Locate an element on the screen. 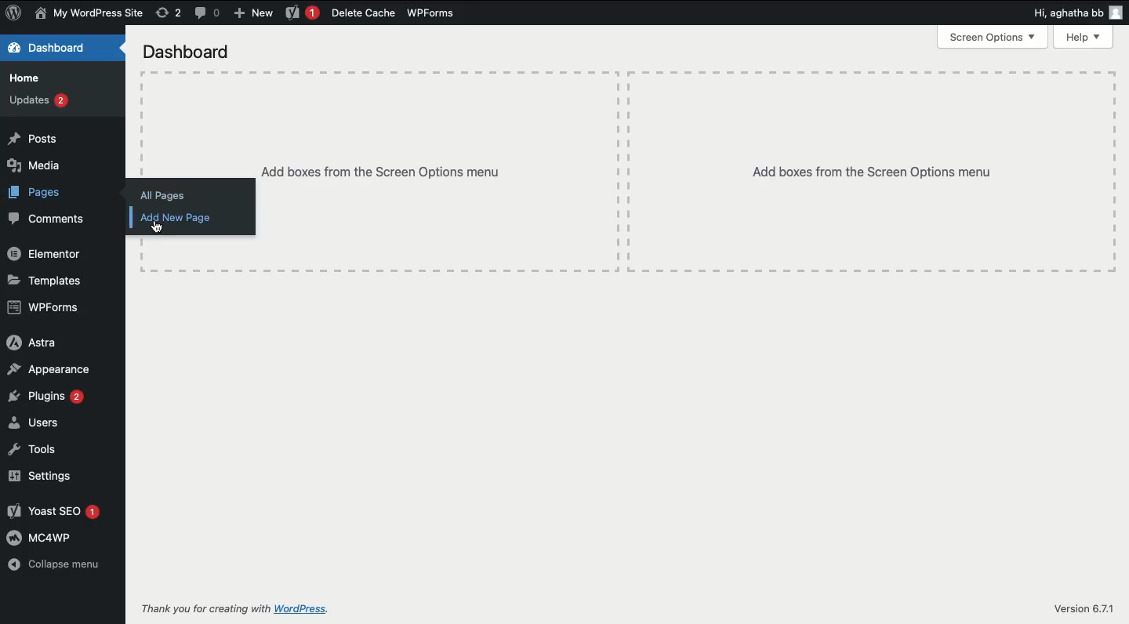 This screenshot has height=624, width=1129. Add new page is located at coordinates (179, 213).